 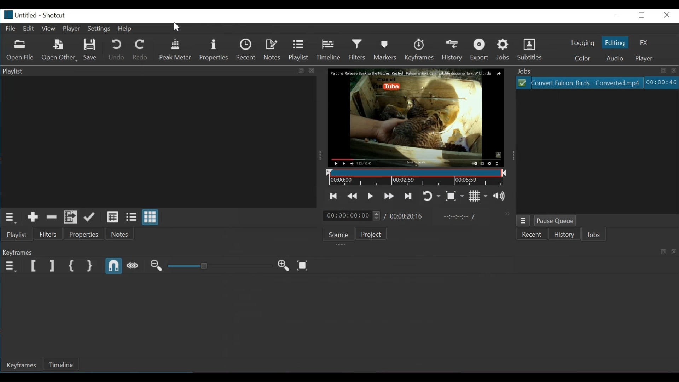 I want to click on Zoom Keyframe in, so click(x=284, y=266).